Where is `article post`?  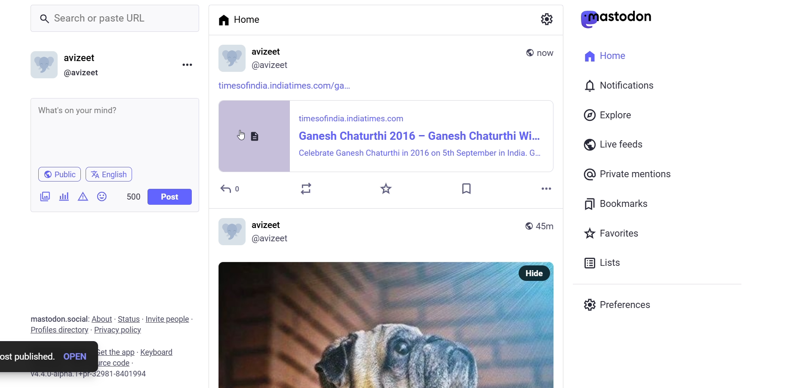 article post is located at coordinates (390, 136).